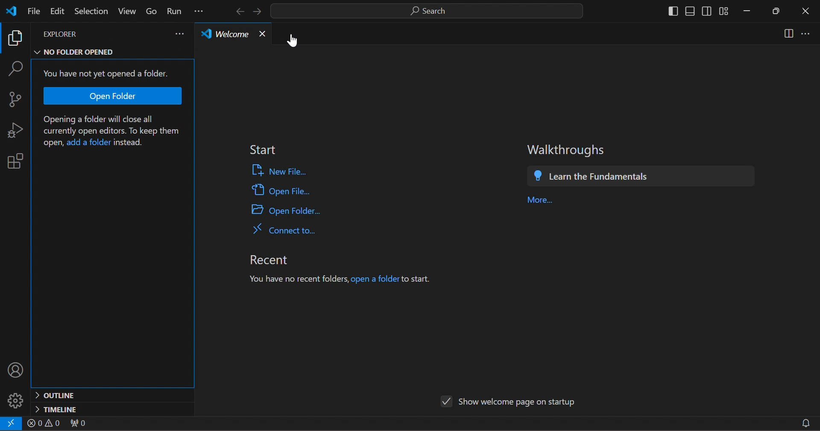 This screenshot has width=820, height=431. Describe the element at coordinates (110, 409) in the screenshot. I see `timeline` at that location.